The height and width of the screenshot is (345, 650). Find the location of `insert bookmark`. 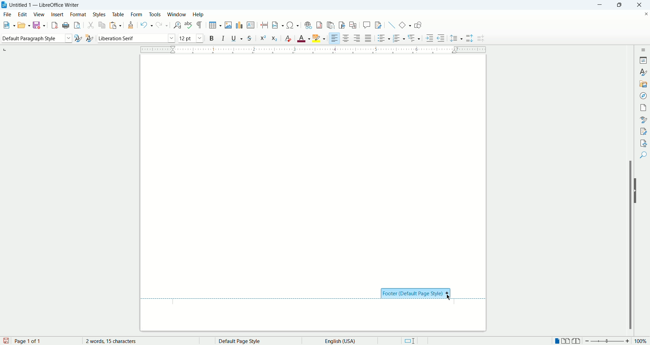

insert bookmark is located at coordinates (343, 25).